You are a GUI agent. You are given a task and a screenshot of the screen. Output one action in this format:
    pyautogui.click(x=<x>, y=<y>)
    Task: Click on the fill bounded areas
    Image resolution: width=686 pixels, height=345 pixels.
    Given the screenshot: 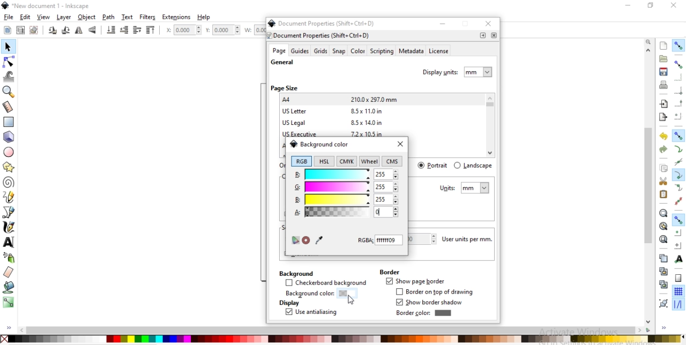 What is the action you would take?
    pyautogui.click(x=9, y=287)
    